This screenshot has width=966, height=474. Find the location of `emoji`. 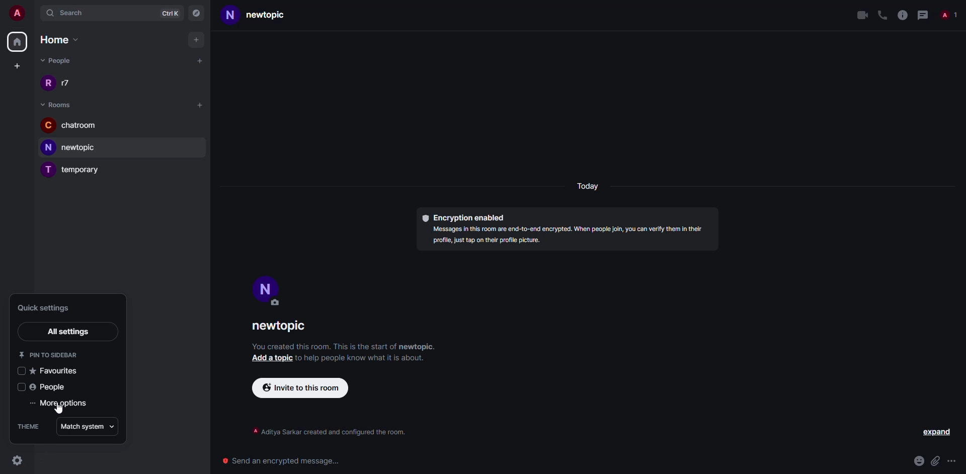

emoji is located at coordinates (918, 462).